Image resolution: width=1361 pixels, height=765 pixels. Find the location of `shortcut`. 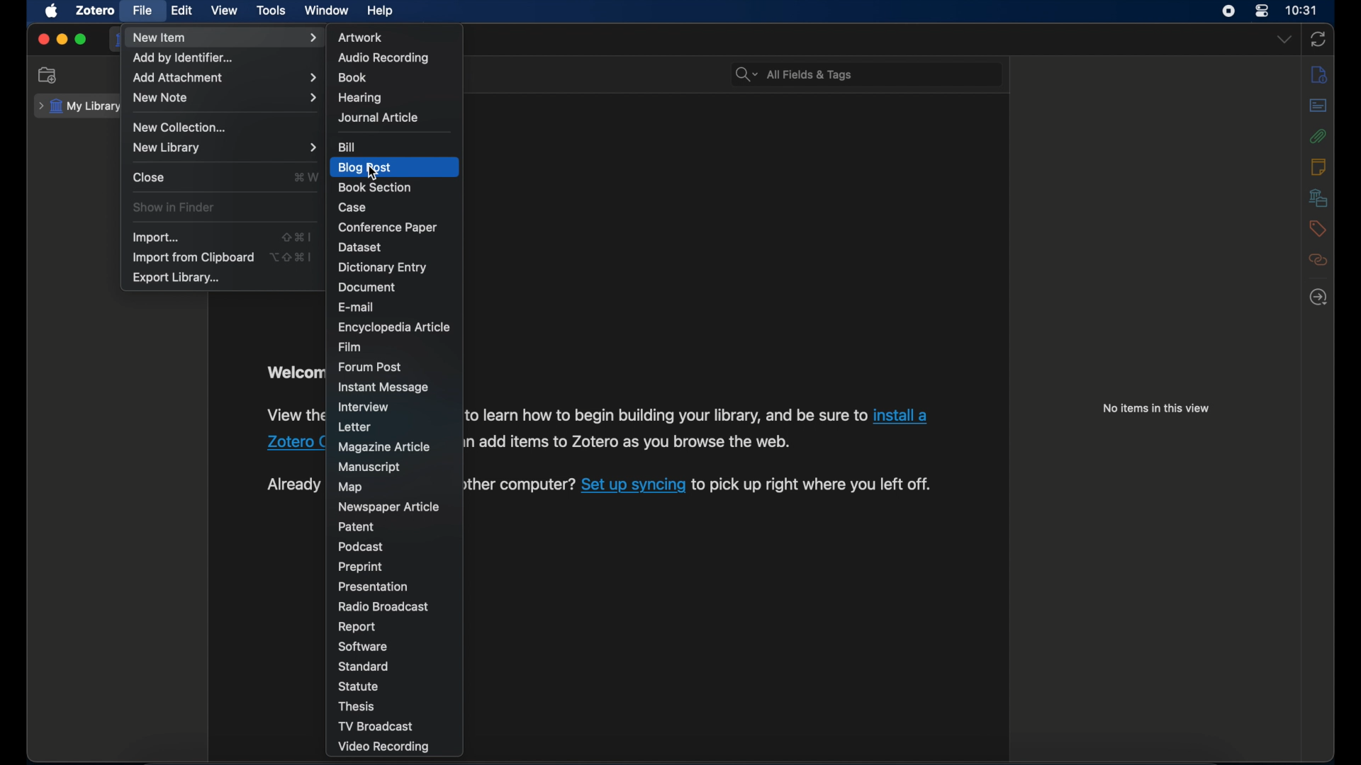

shortcut is located at coordinates (292, 257).